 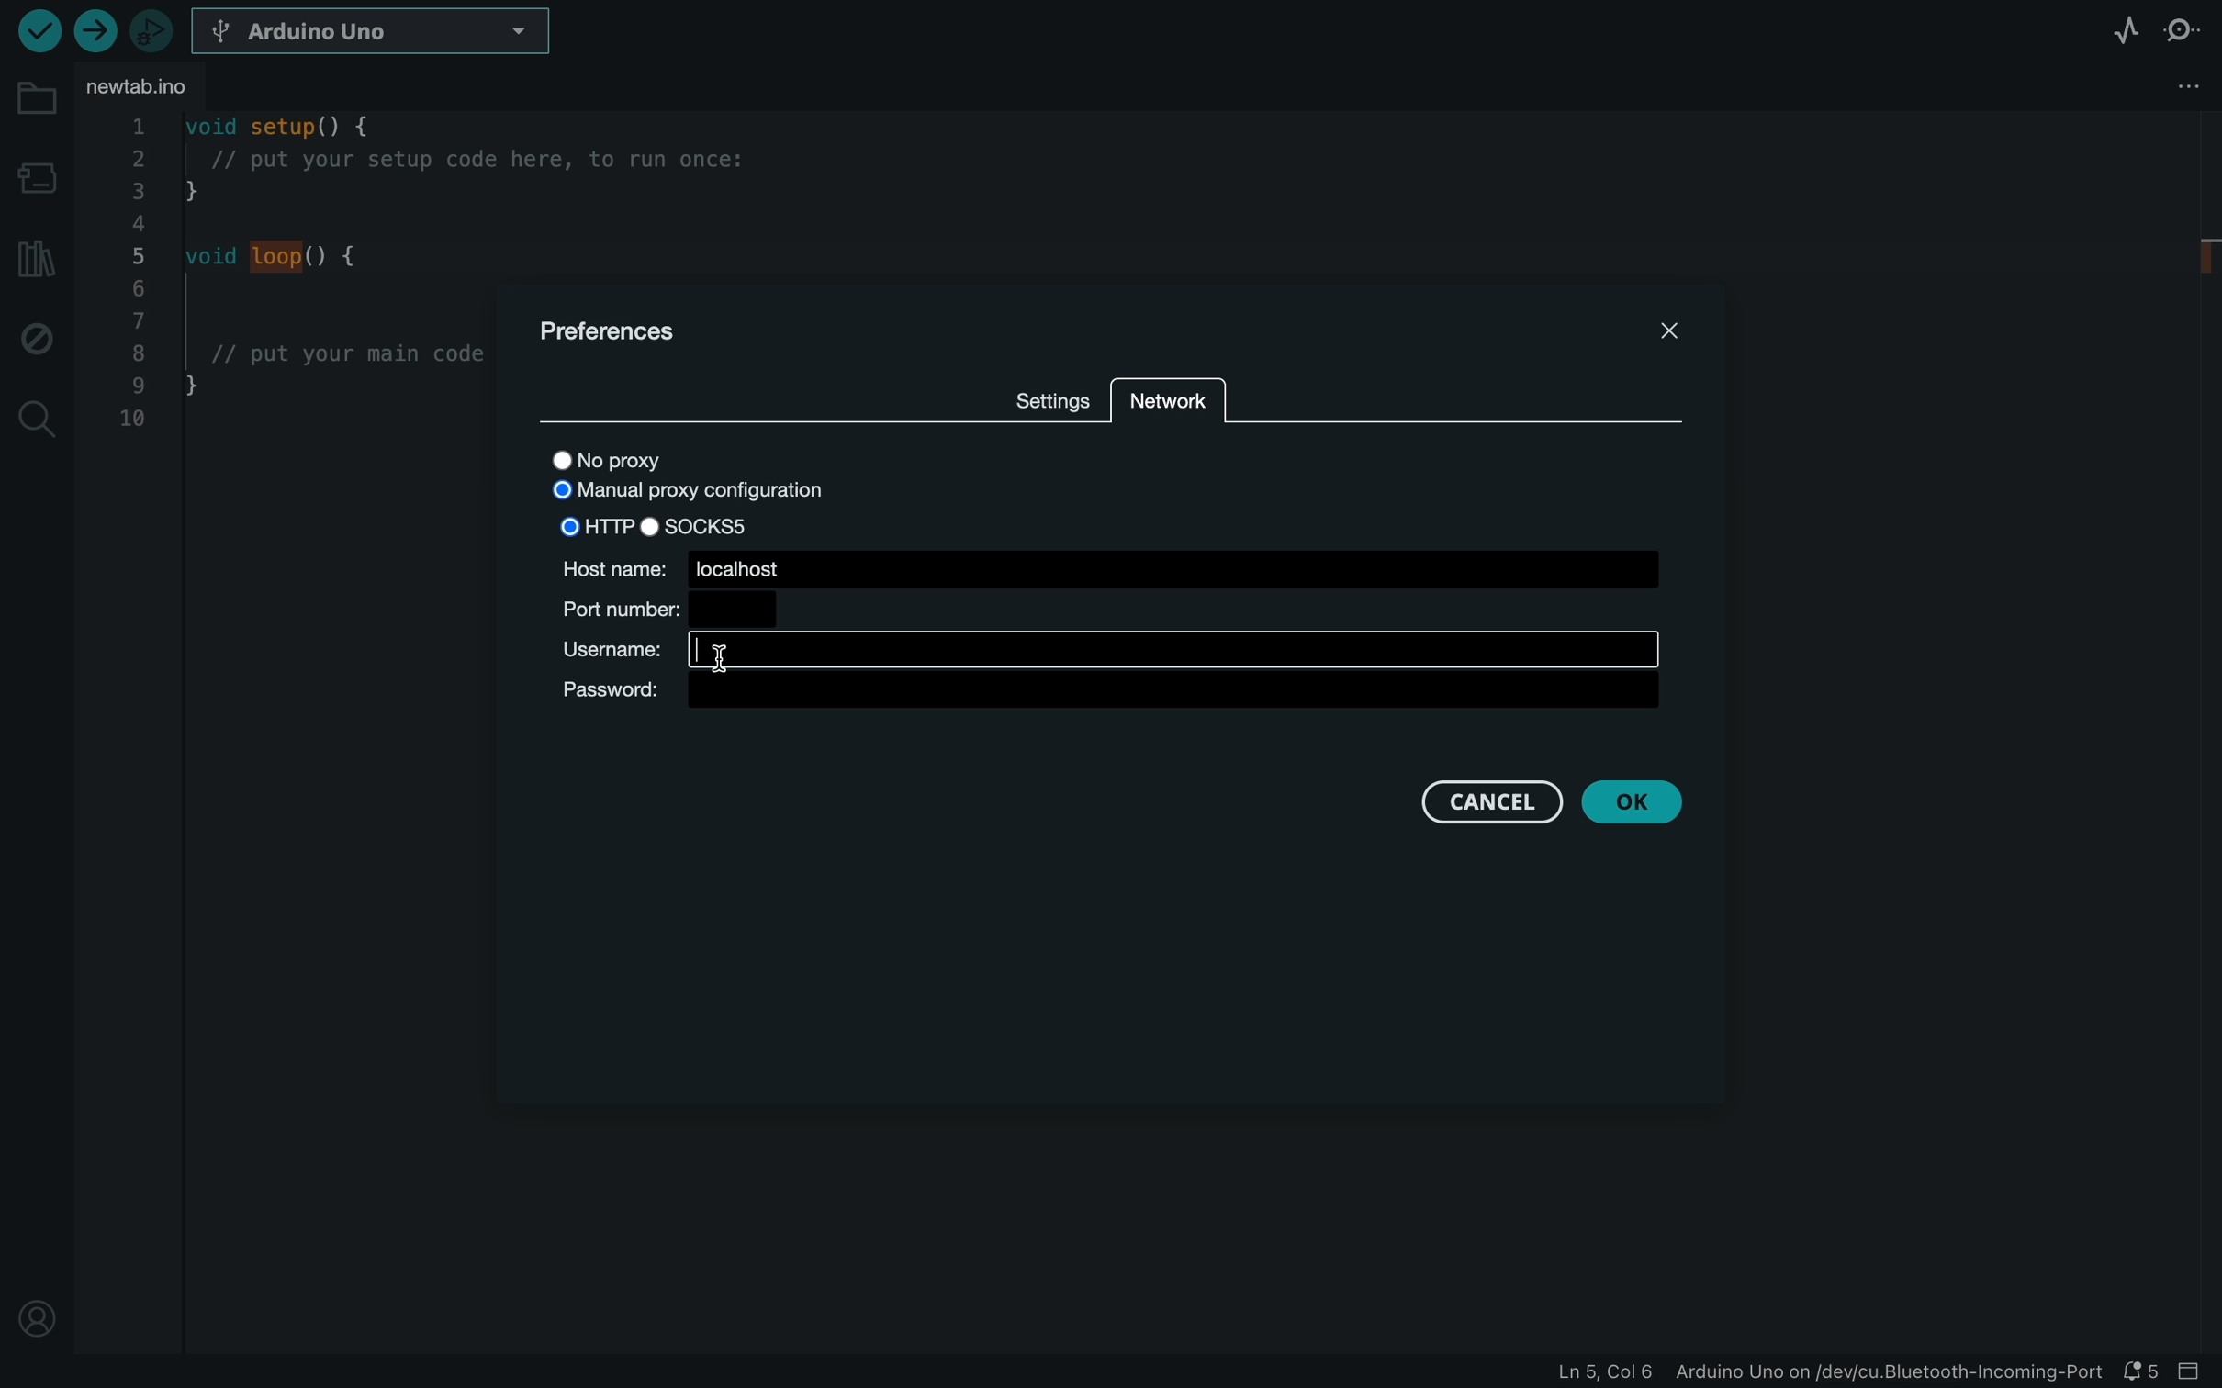 What do you see at coordinates (1110, 566) in the screenshot?
I see `host name` at bounding box center [1110, 566].